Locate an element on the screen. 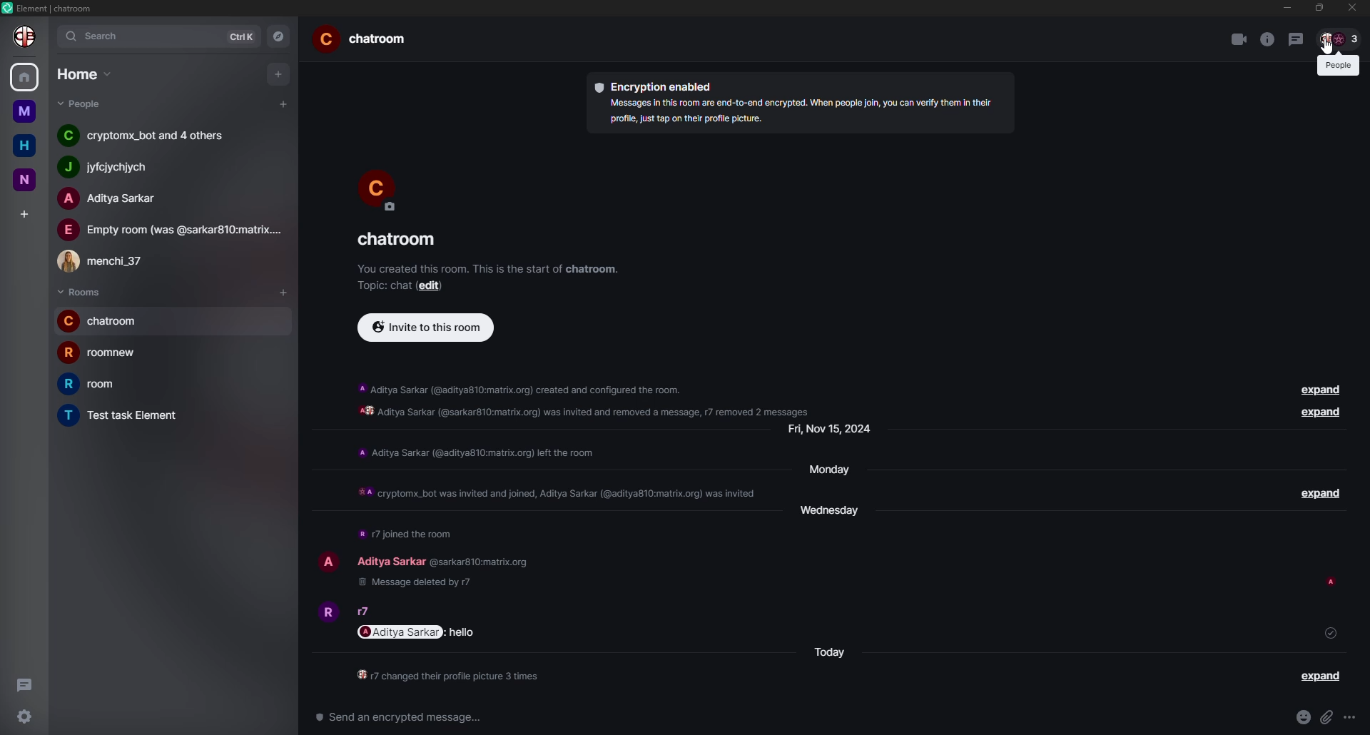  day is located at coordinates (823, 468).